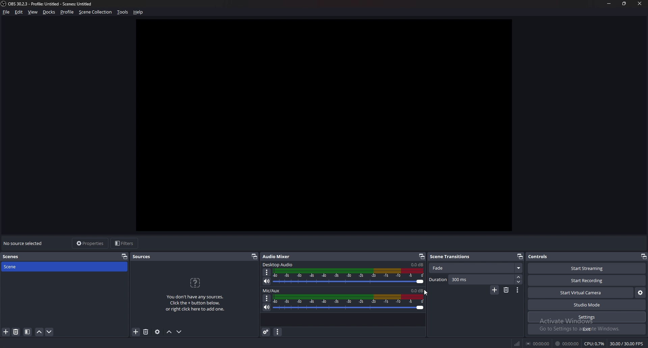 The image size is (648, 348). What do you see at coordinates (267, 273) in the screenshot?
I see `options` at bounding box center [267, 273].